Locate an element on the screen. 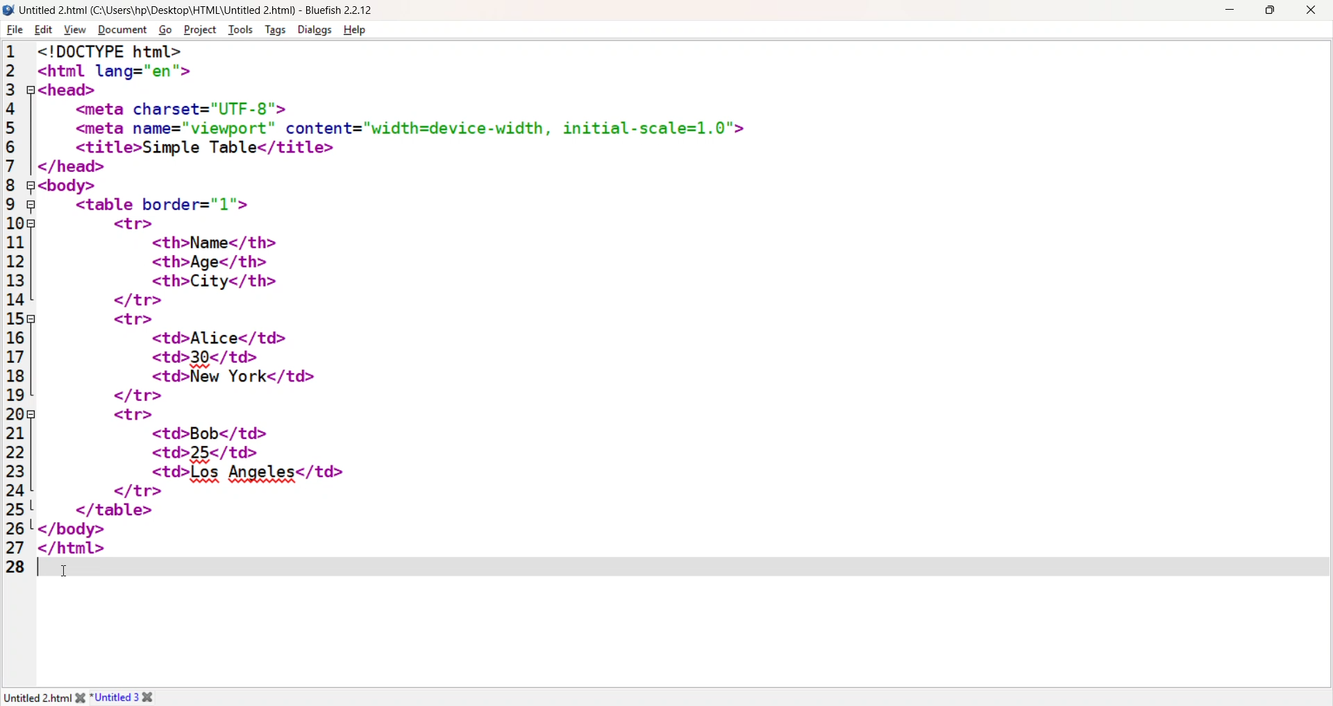 The image size is (1333, 706). Project is located at coordinates (199, 29).